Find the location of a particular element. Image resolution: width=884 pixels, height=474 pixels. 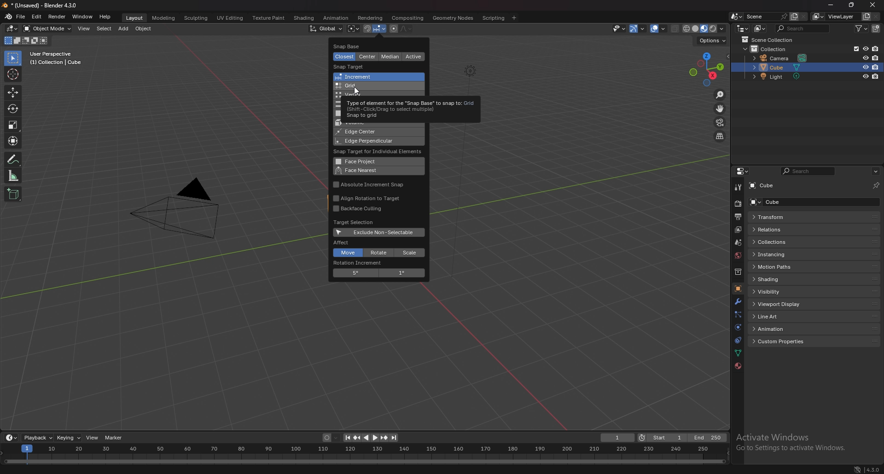

browse scene is located at coordinates (737, 16).